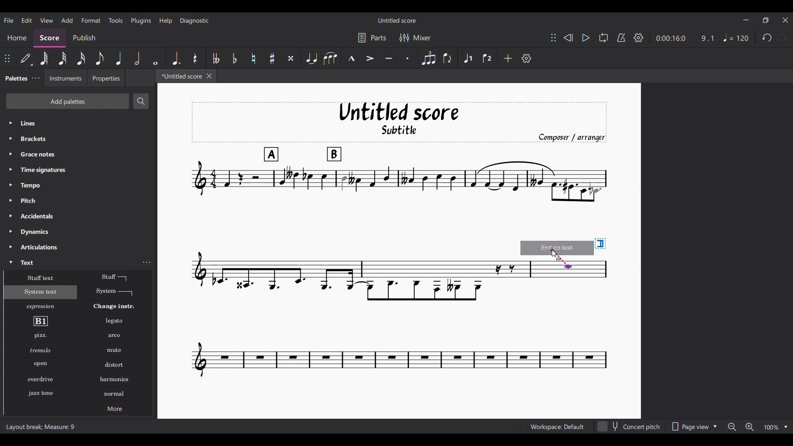 This screenshot has width=793, height=446. What do you see at coordinates (557, 426) in the screenshot?
I see `Workspace: Default` at bounding box center [557, 426].